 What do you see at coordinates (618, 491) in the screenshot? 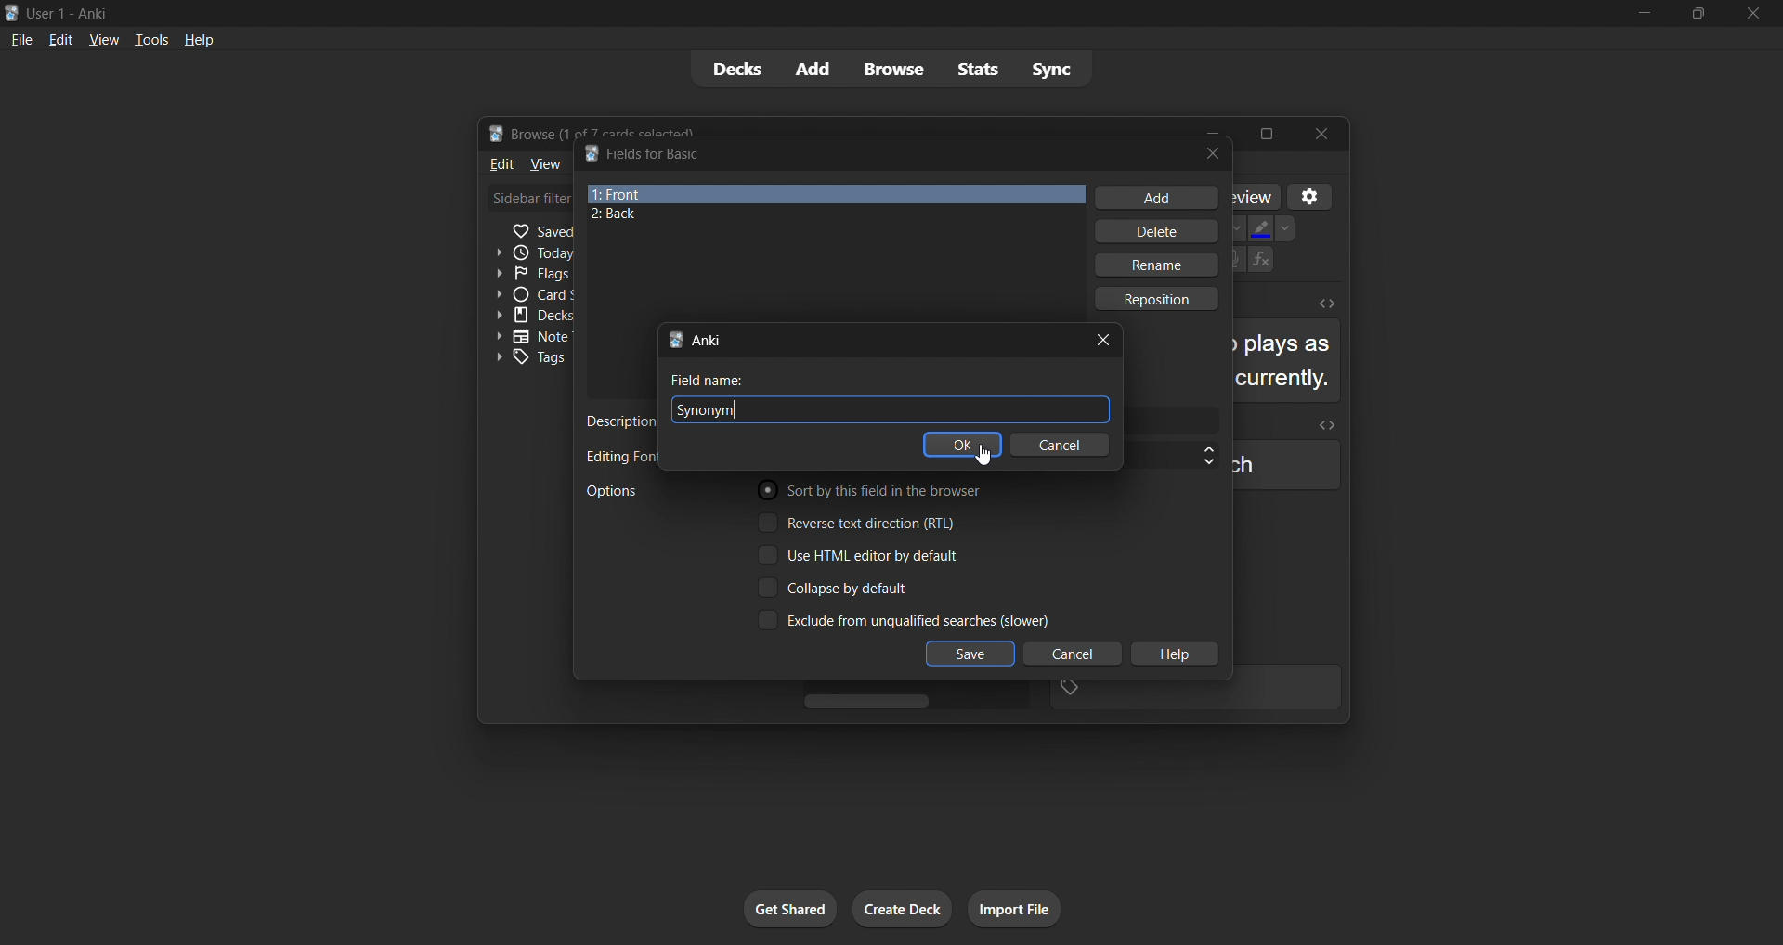
I see `Options` at bounding box center [618, 491].